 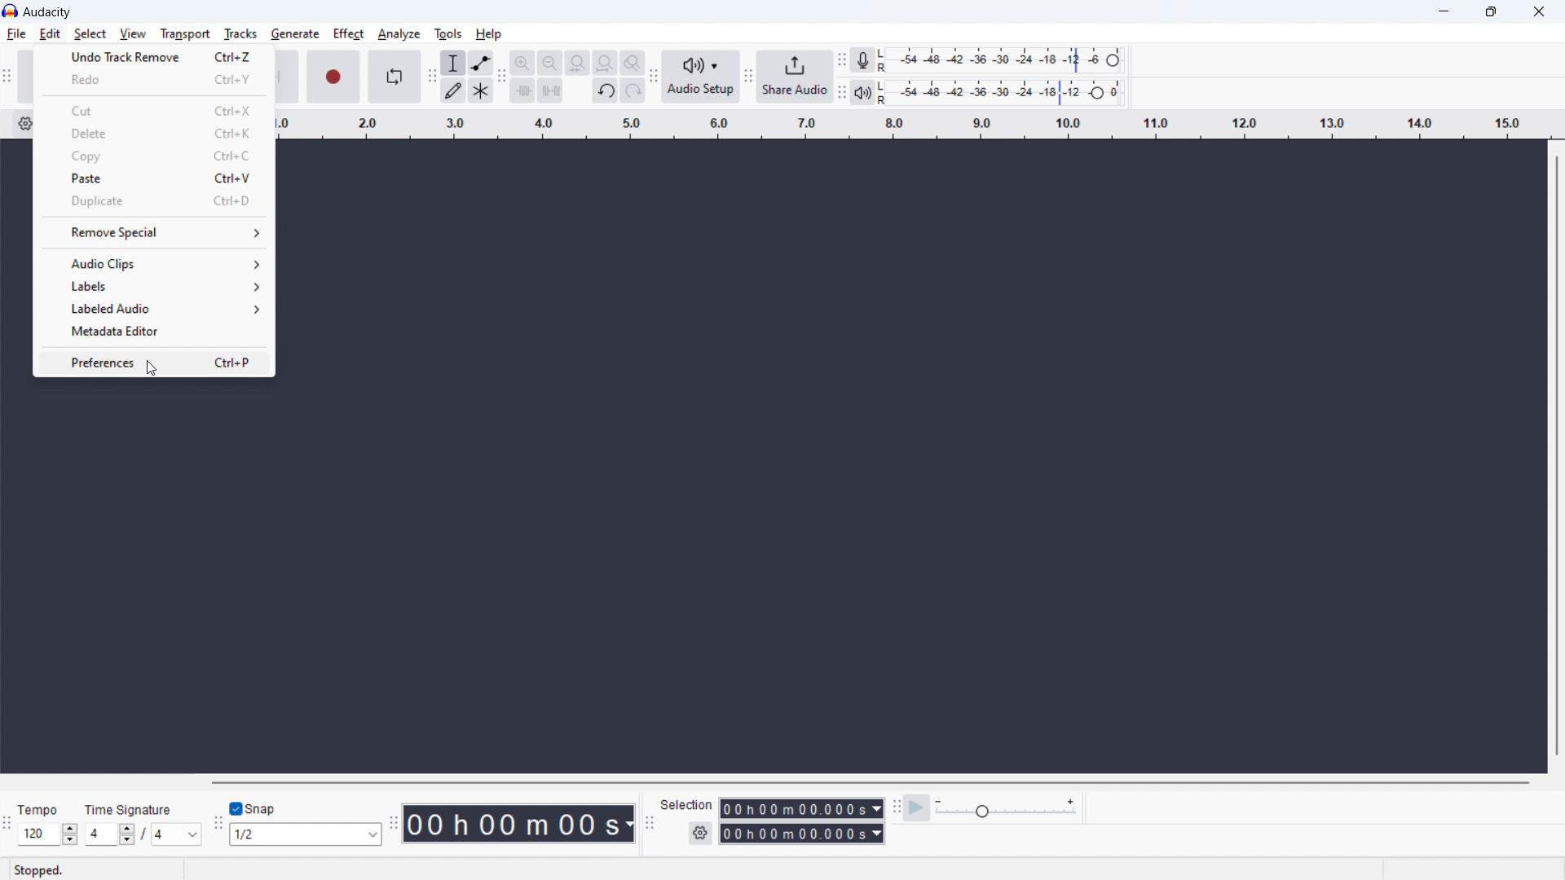 What do you see at coordinates (605, 63) in the screenshot?
I see `fit project to width` at bounding box center [605, 63].